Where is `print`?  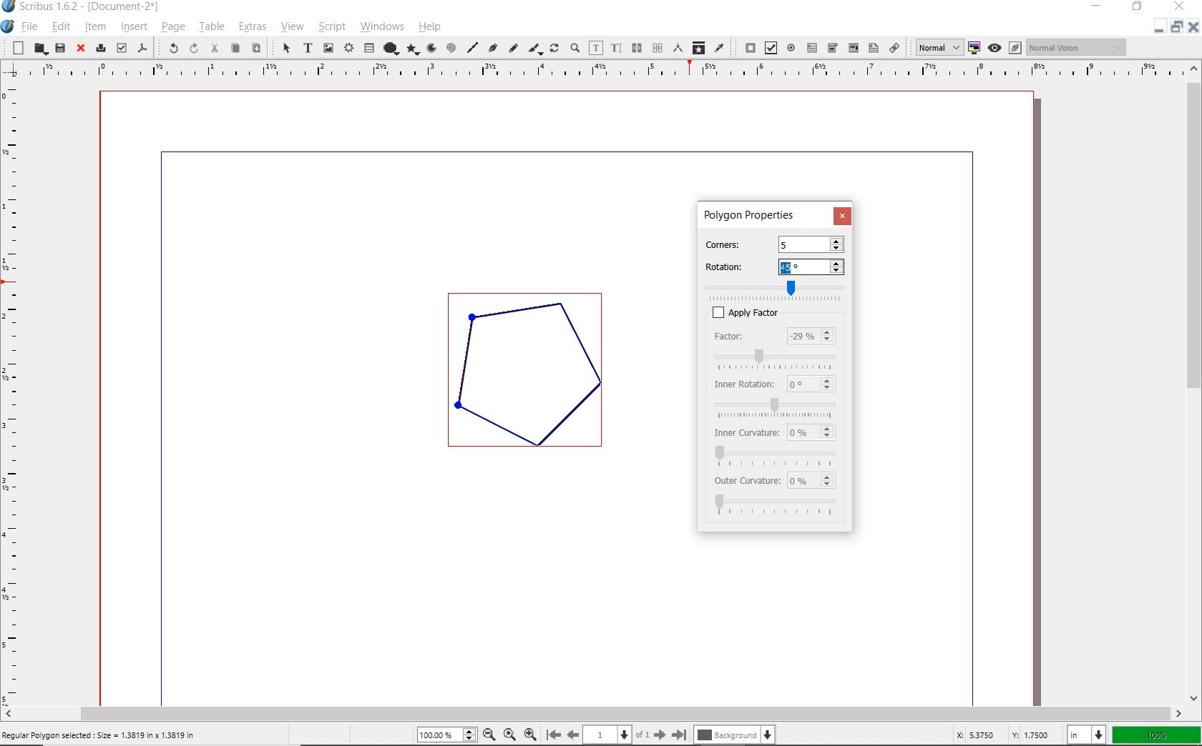
print is located at coordinates (99, 48).